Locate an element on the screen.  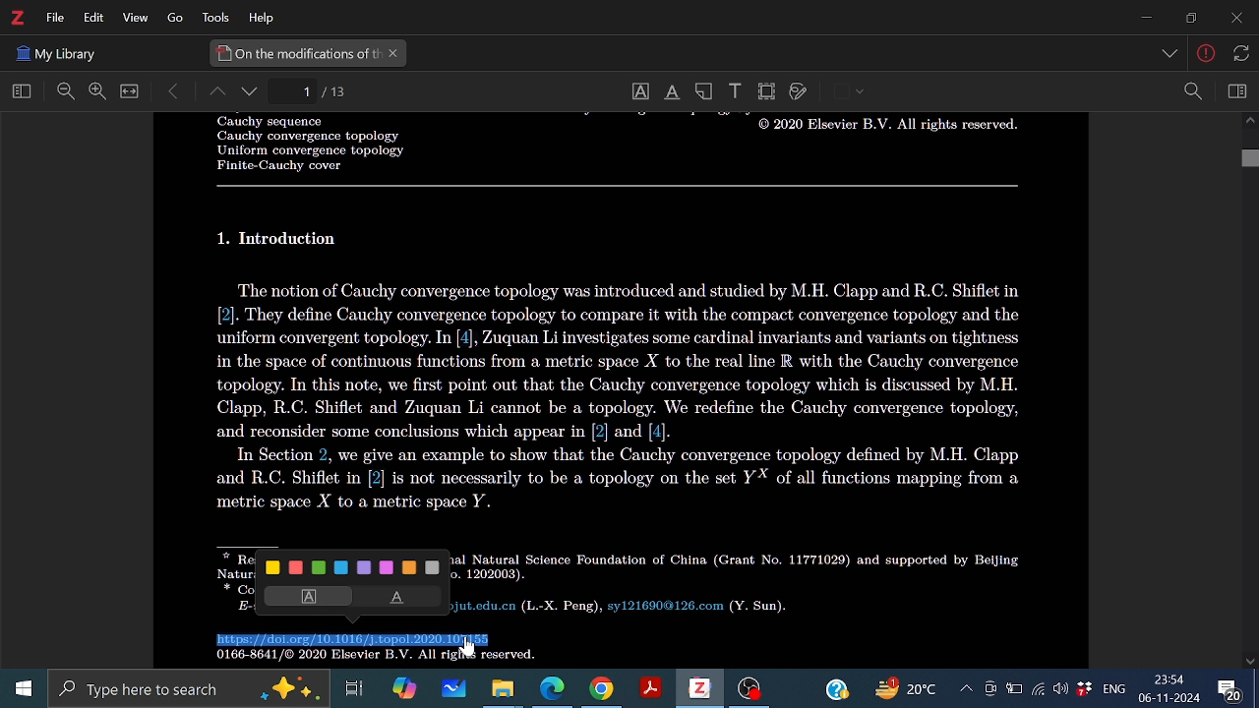
View is located at coordinates (133, 19).